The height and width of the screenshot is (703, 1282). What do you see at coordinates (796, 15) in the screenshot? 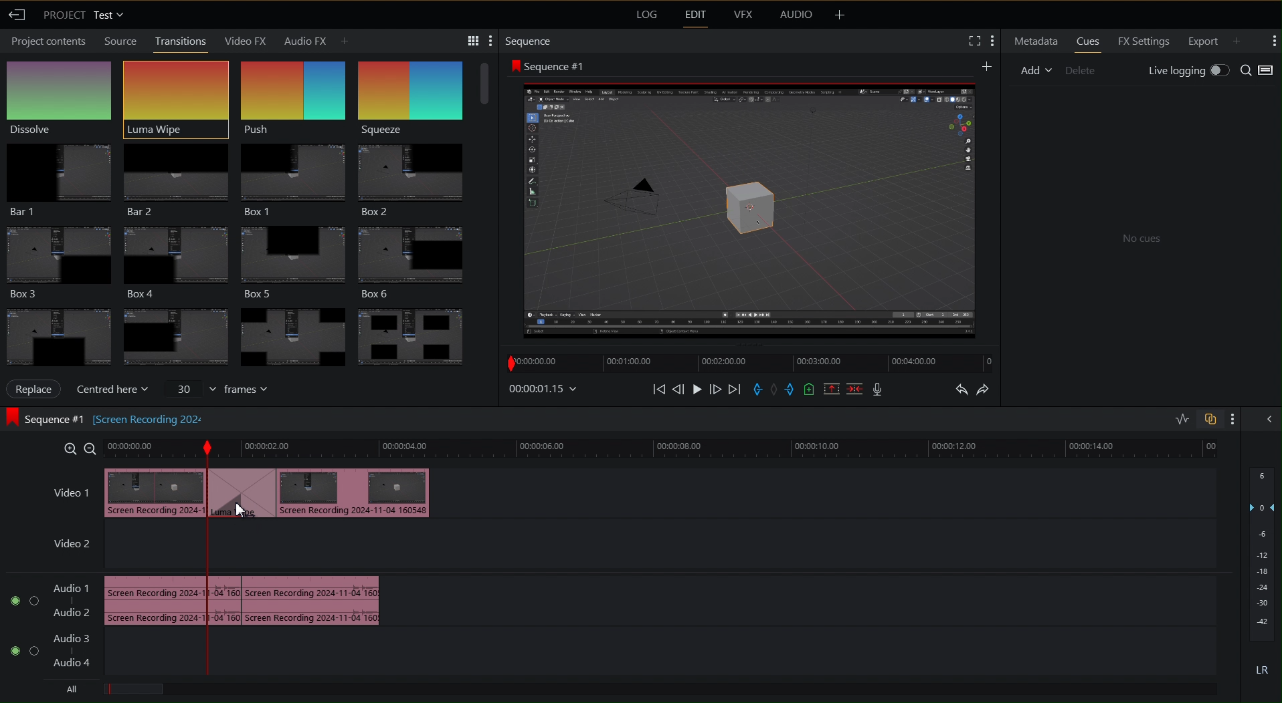
I see `Audio` at bounding box center [796, 15].